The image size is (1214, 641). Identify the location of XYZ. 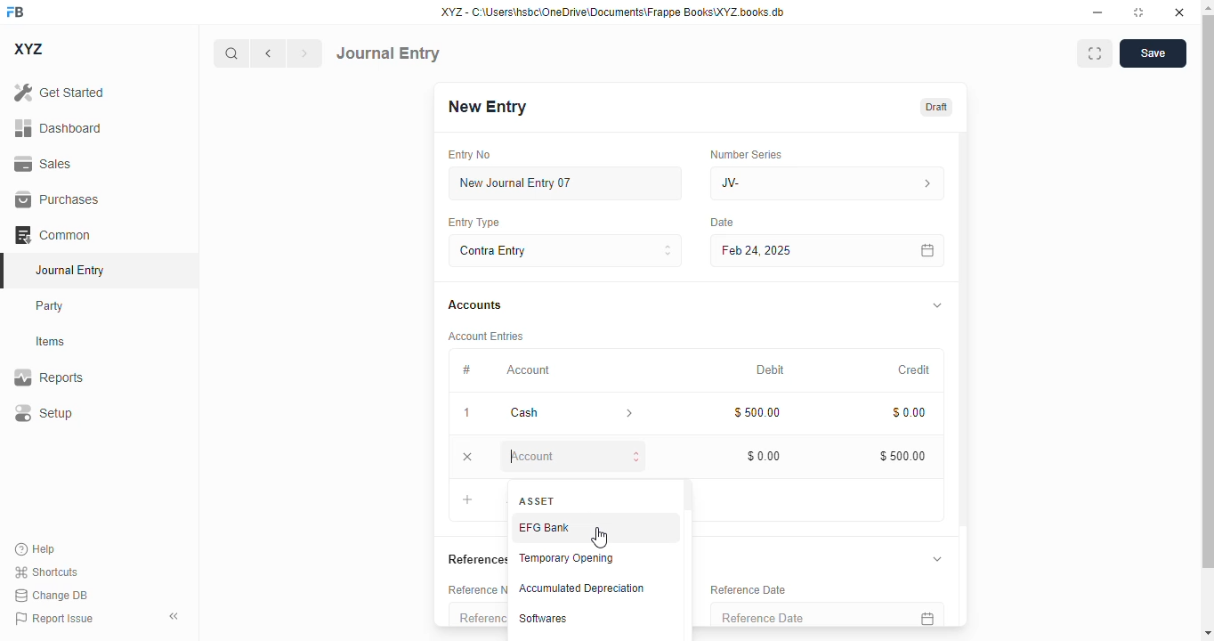
(28, 49).